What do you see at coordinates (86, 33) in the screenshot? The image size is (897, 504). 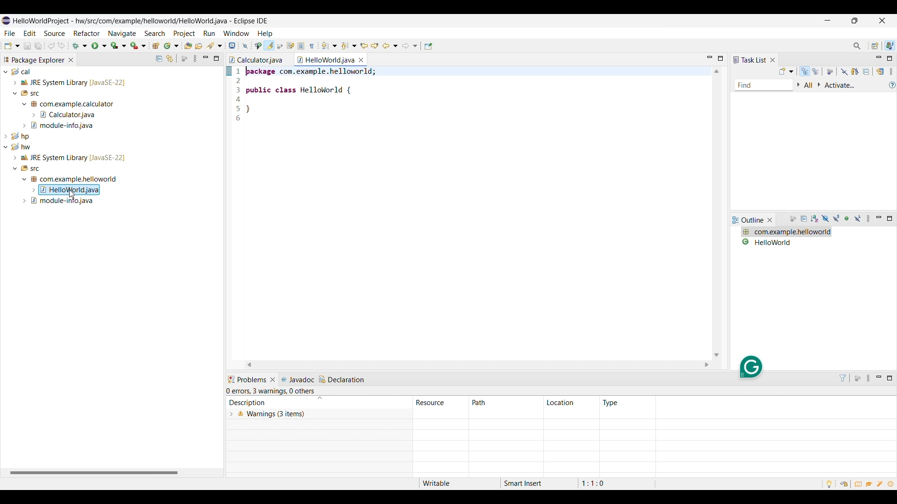 I see `Refactor` at bounding box center [86, 33].